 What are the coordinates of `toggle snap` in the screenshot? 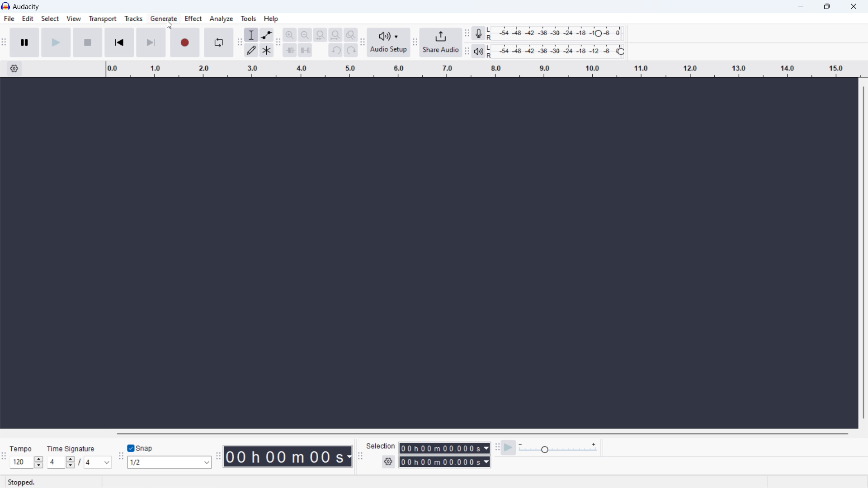 It's located at (141, 447).